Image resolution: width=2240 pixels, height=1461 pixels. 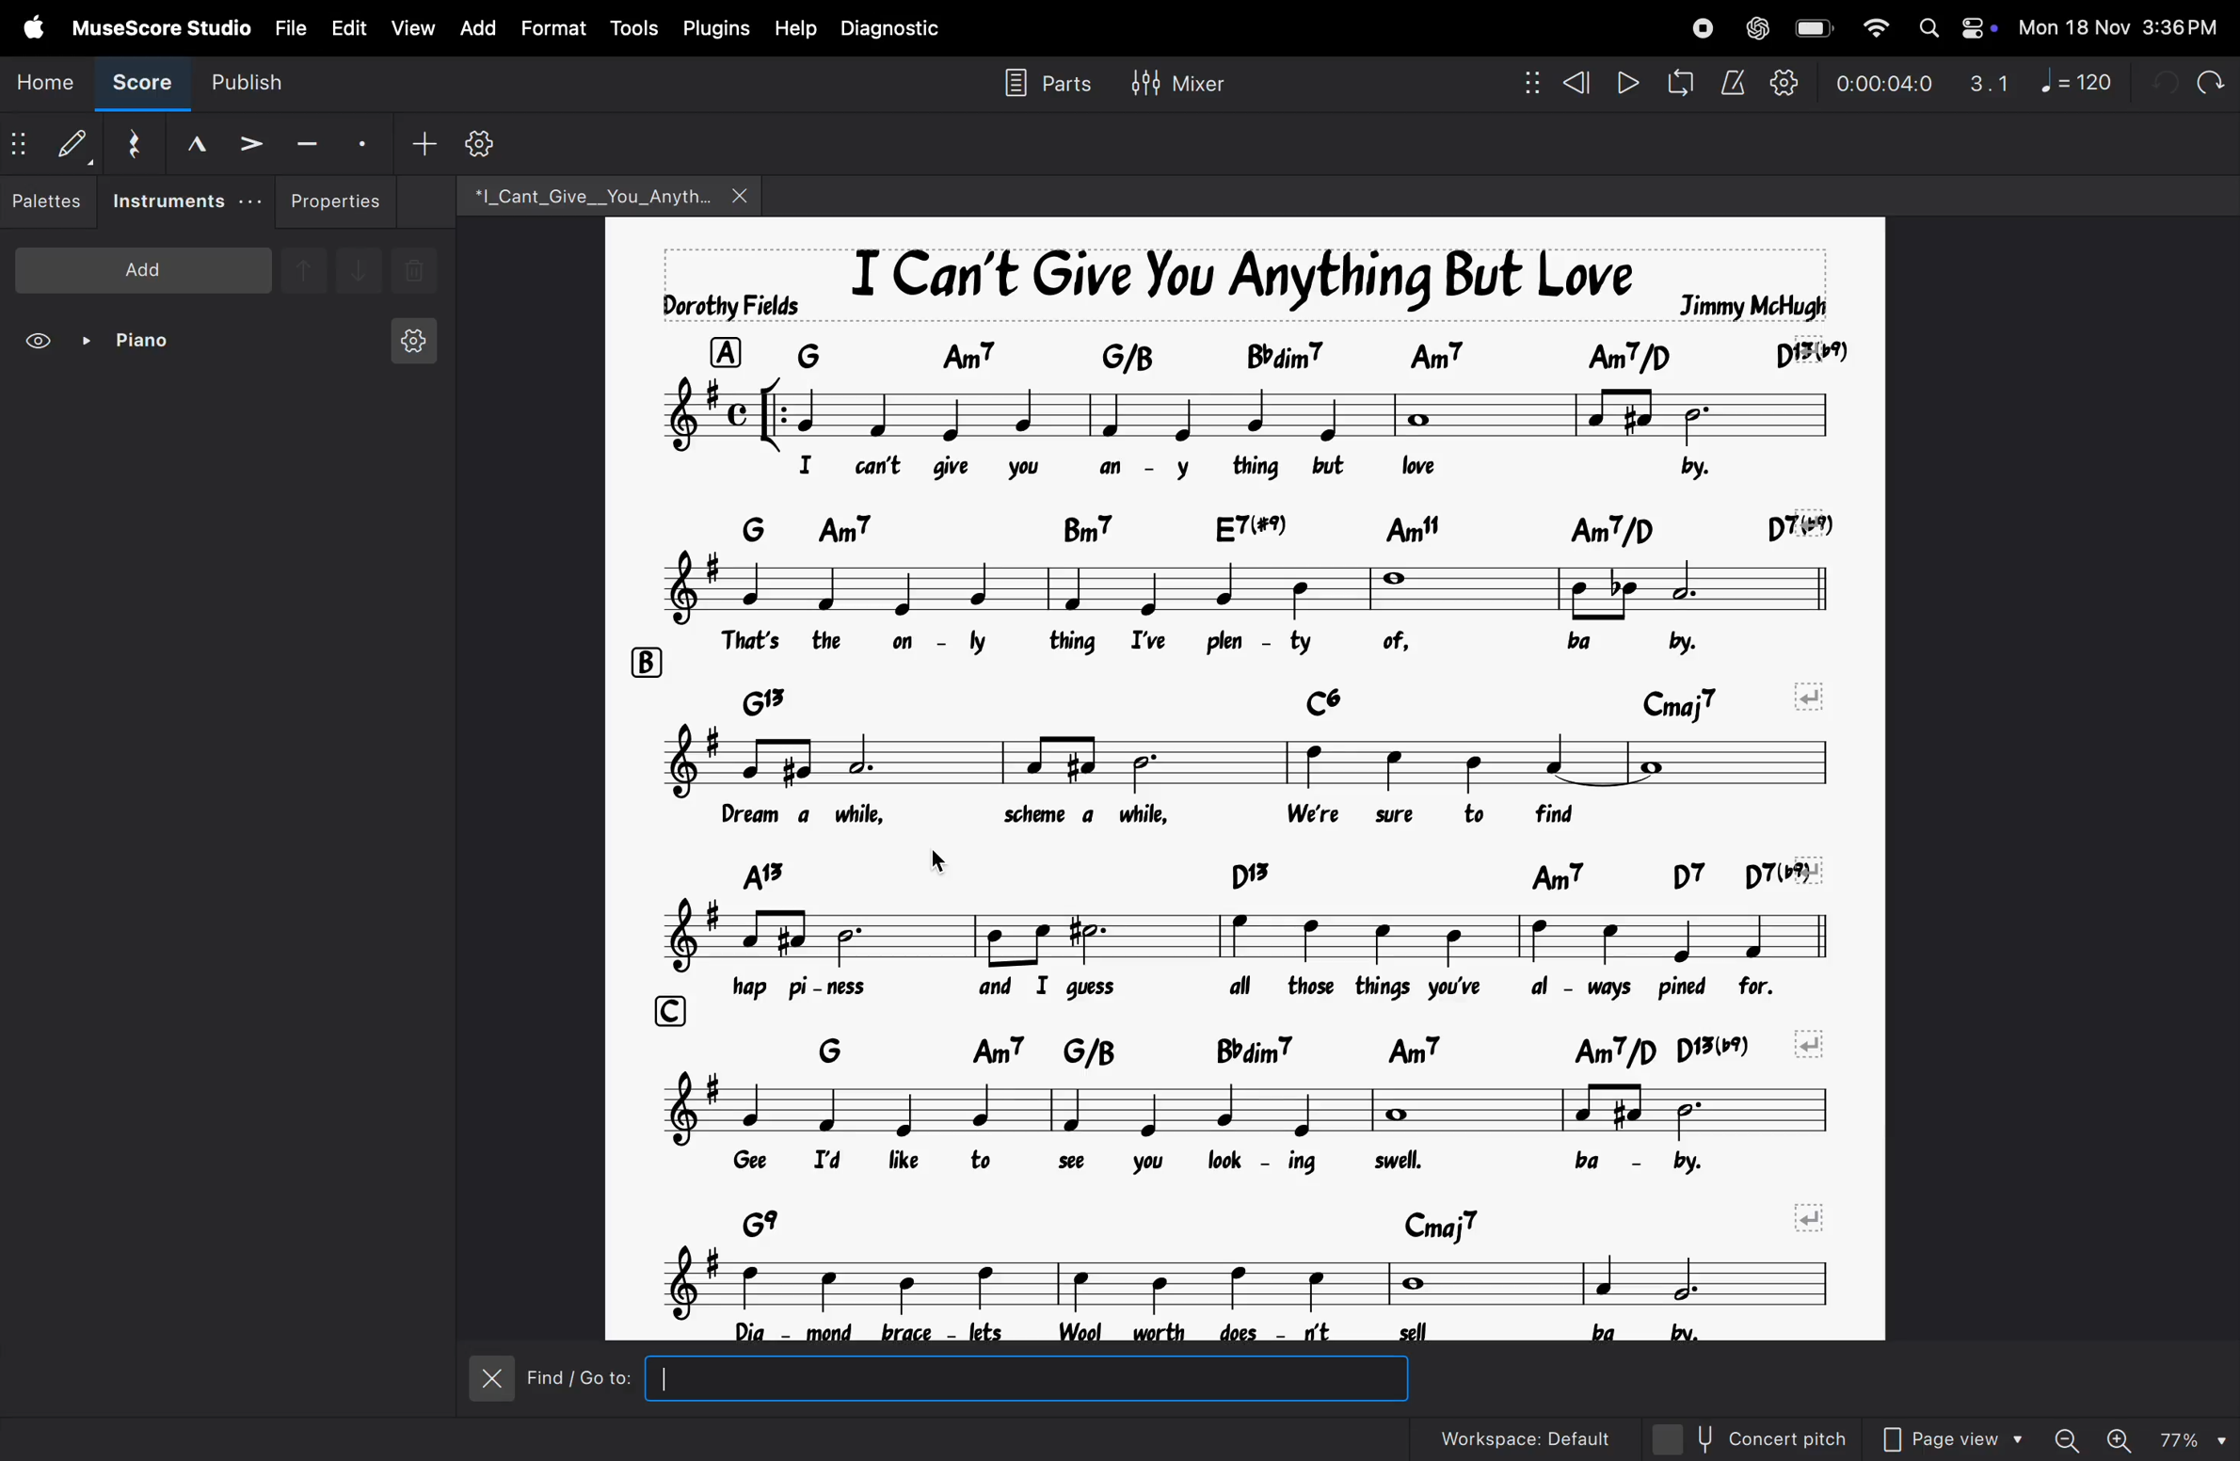 What do you see at coordinates (1286, 1170) in the screenshot?
I see `lyrics` at bounding box center [1286, 1170].